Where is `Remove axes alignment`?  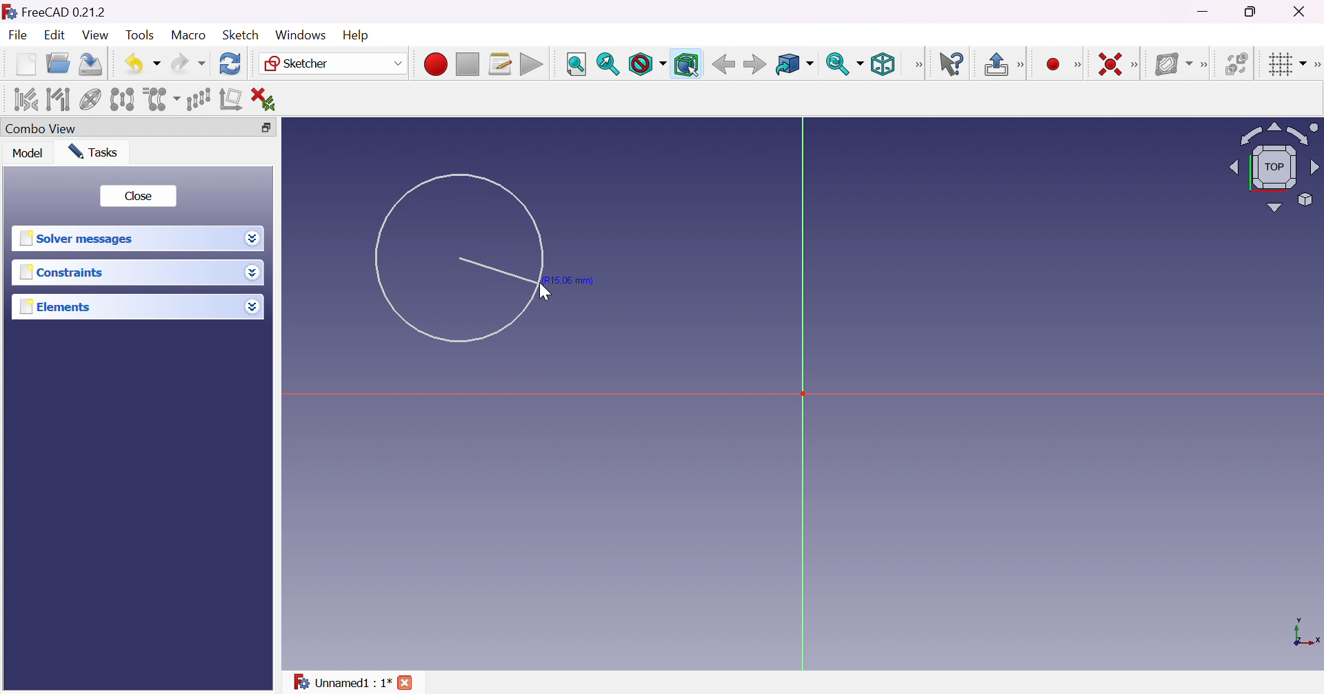 Remove axes alignment is located at coordinates (231, 100).